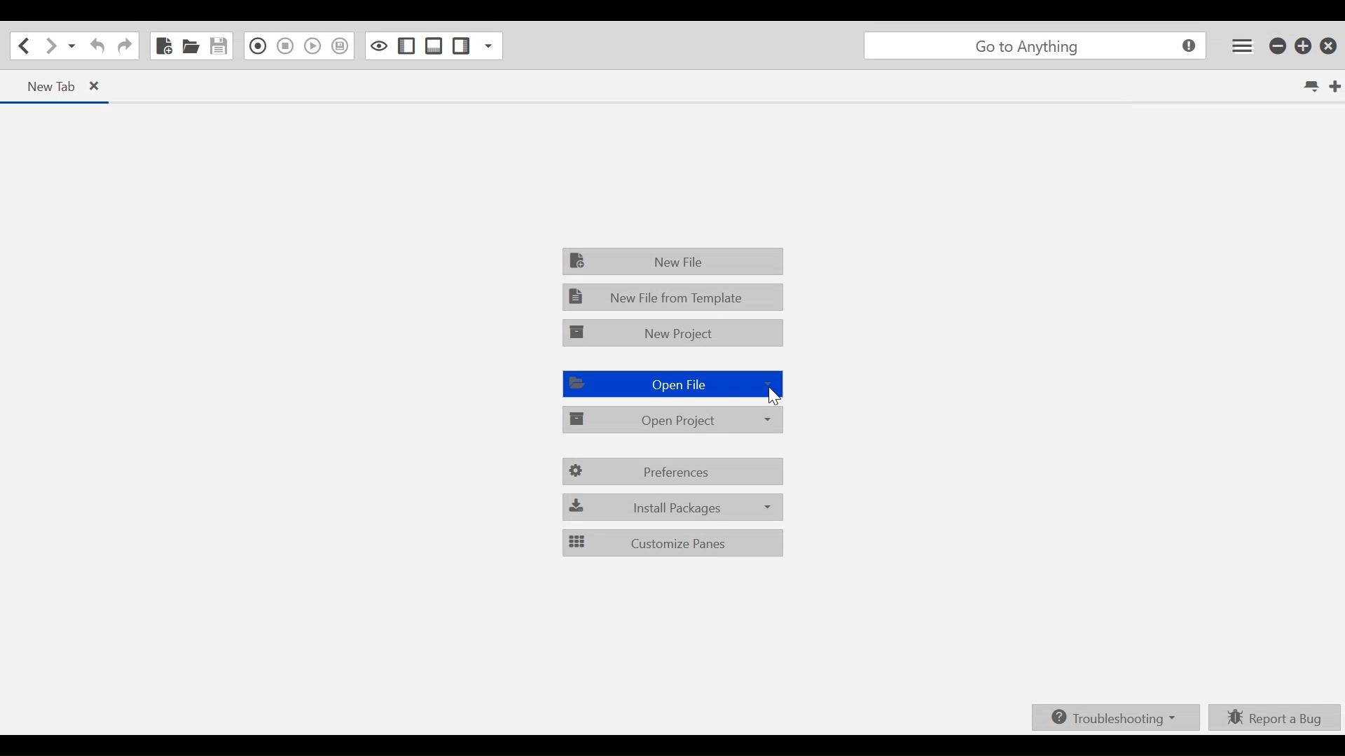 This screenshot has width=1345, height=756. What do you see at coordinates (378, 45) in the screenshot?
I see `Toggle Focus mode` at bounding box center [378, 45].